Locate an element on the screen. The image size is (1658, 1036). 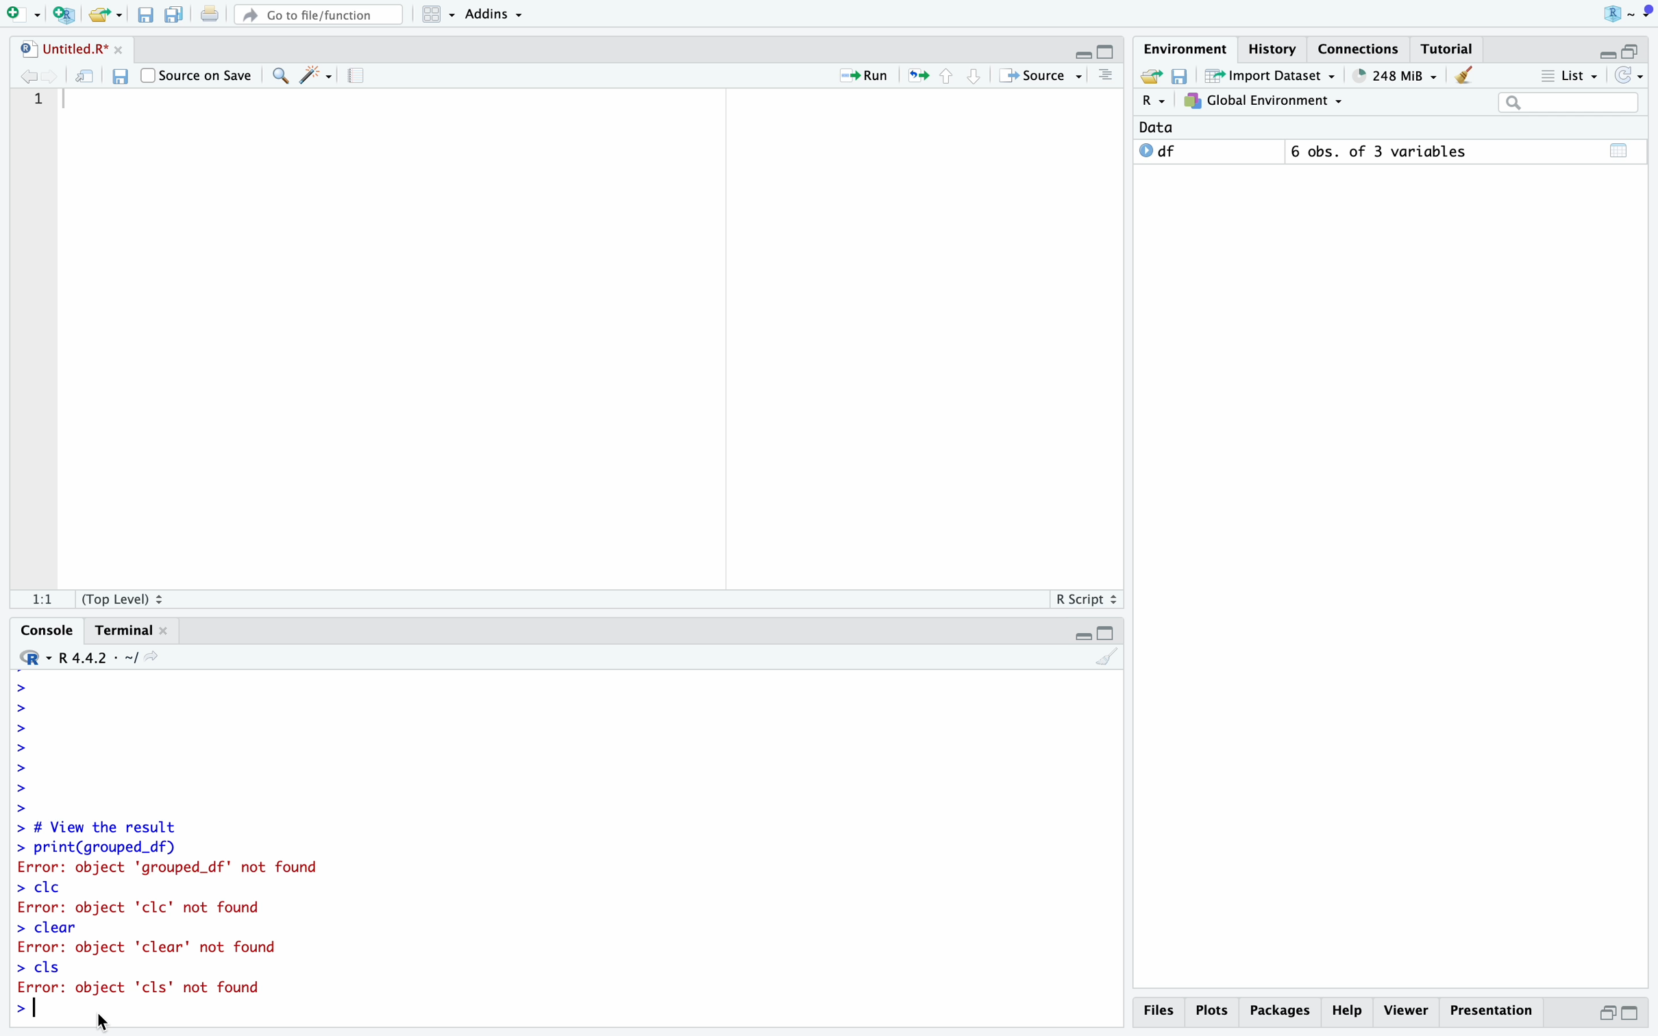
Save current file is located at coordinates (147, 15).